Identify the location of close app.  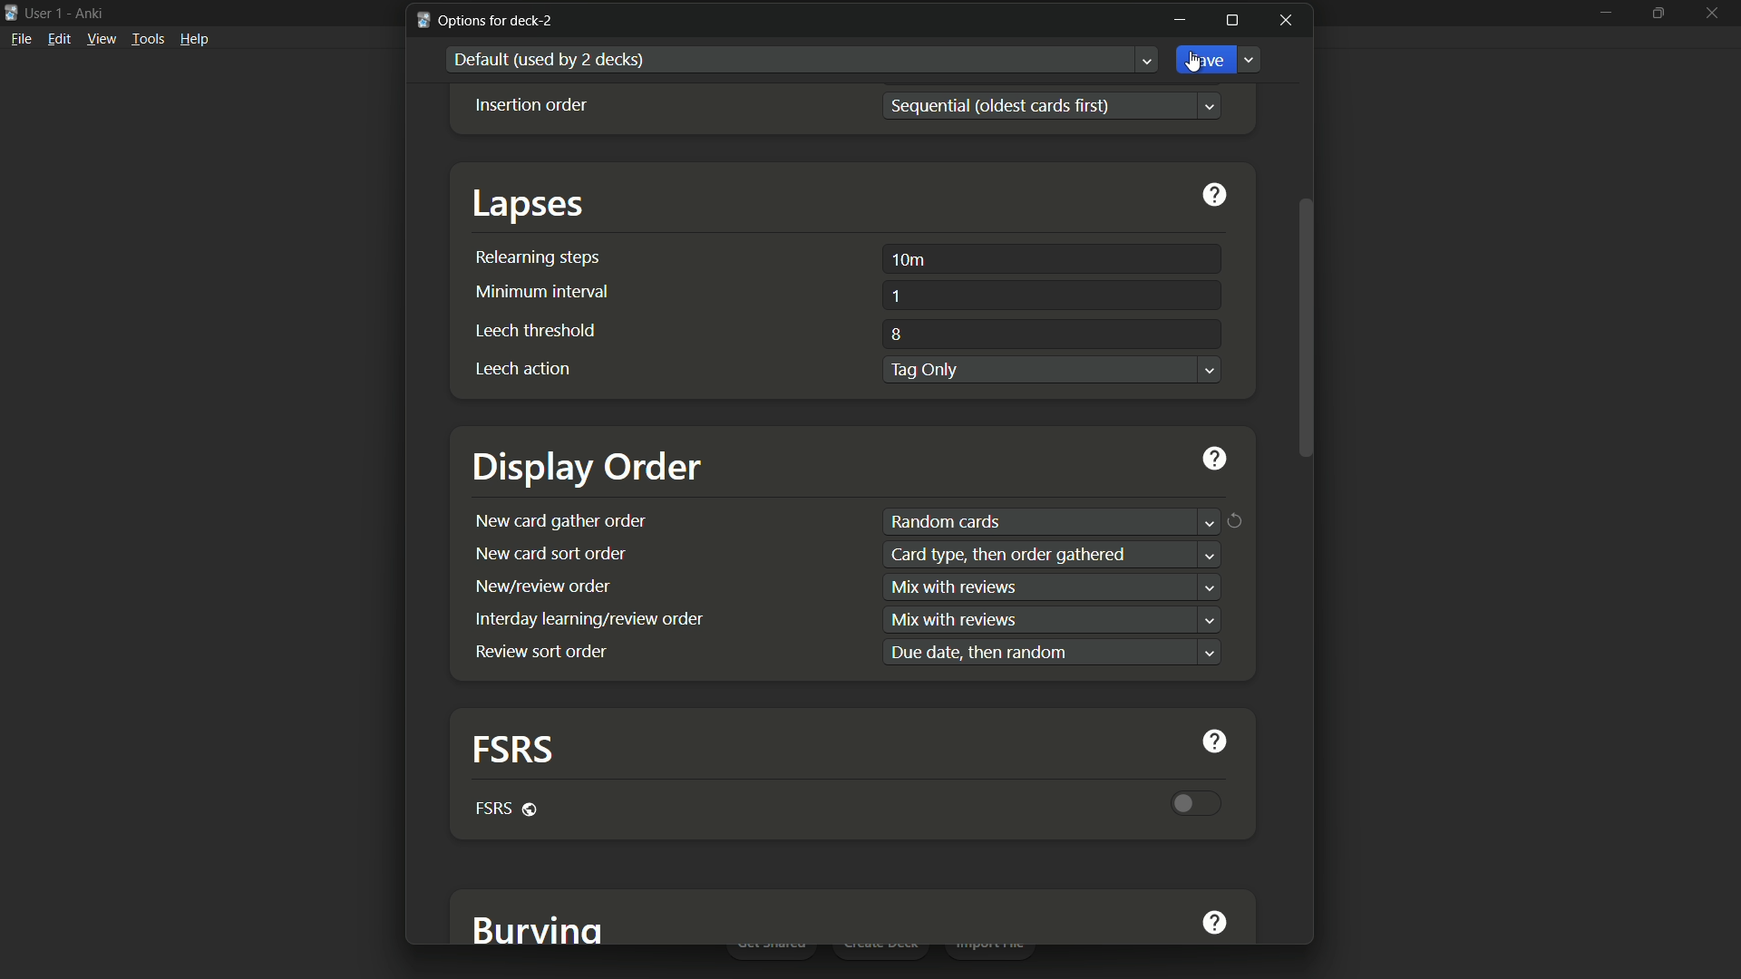
(1717, 12).